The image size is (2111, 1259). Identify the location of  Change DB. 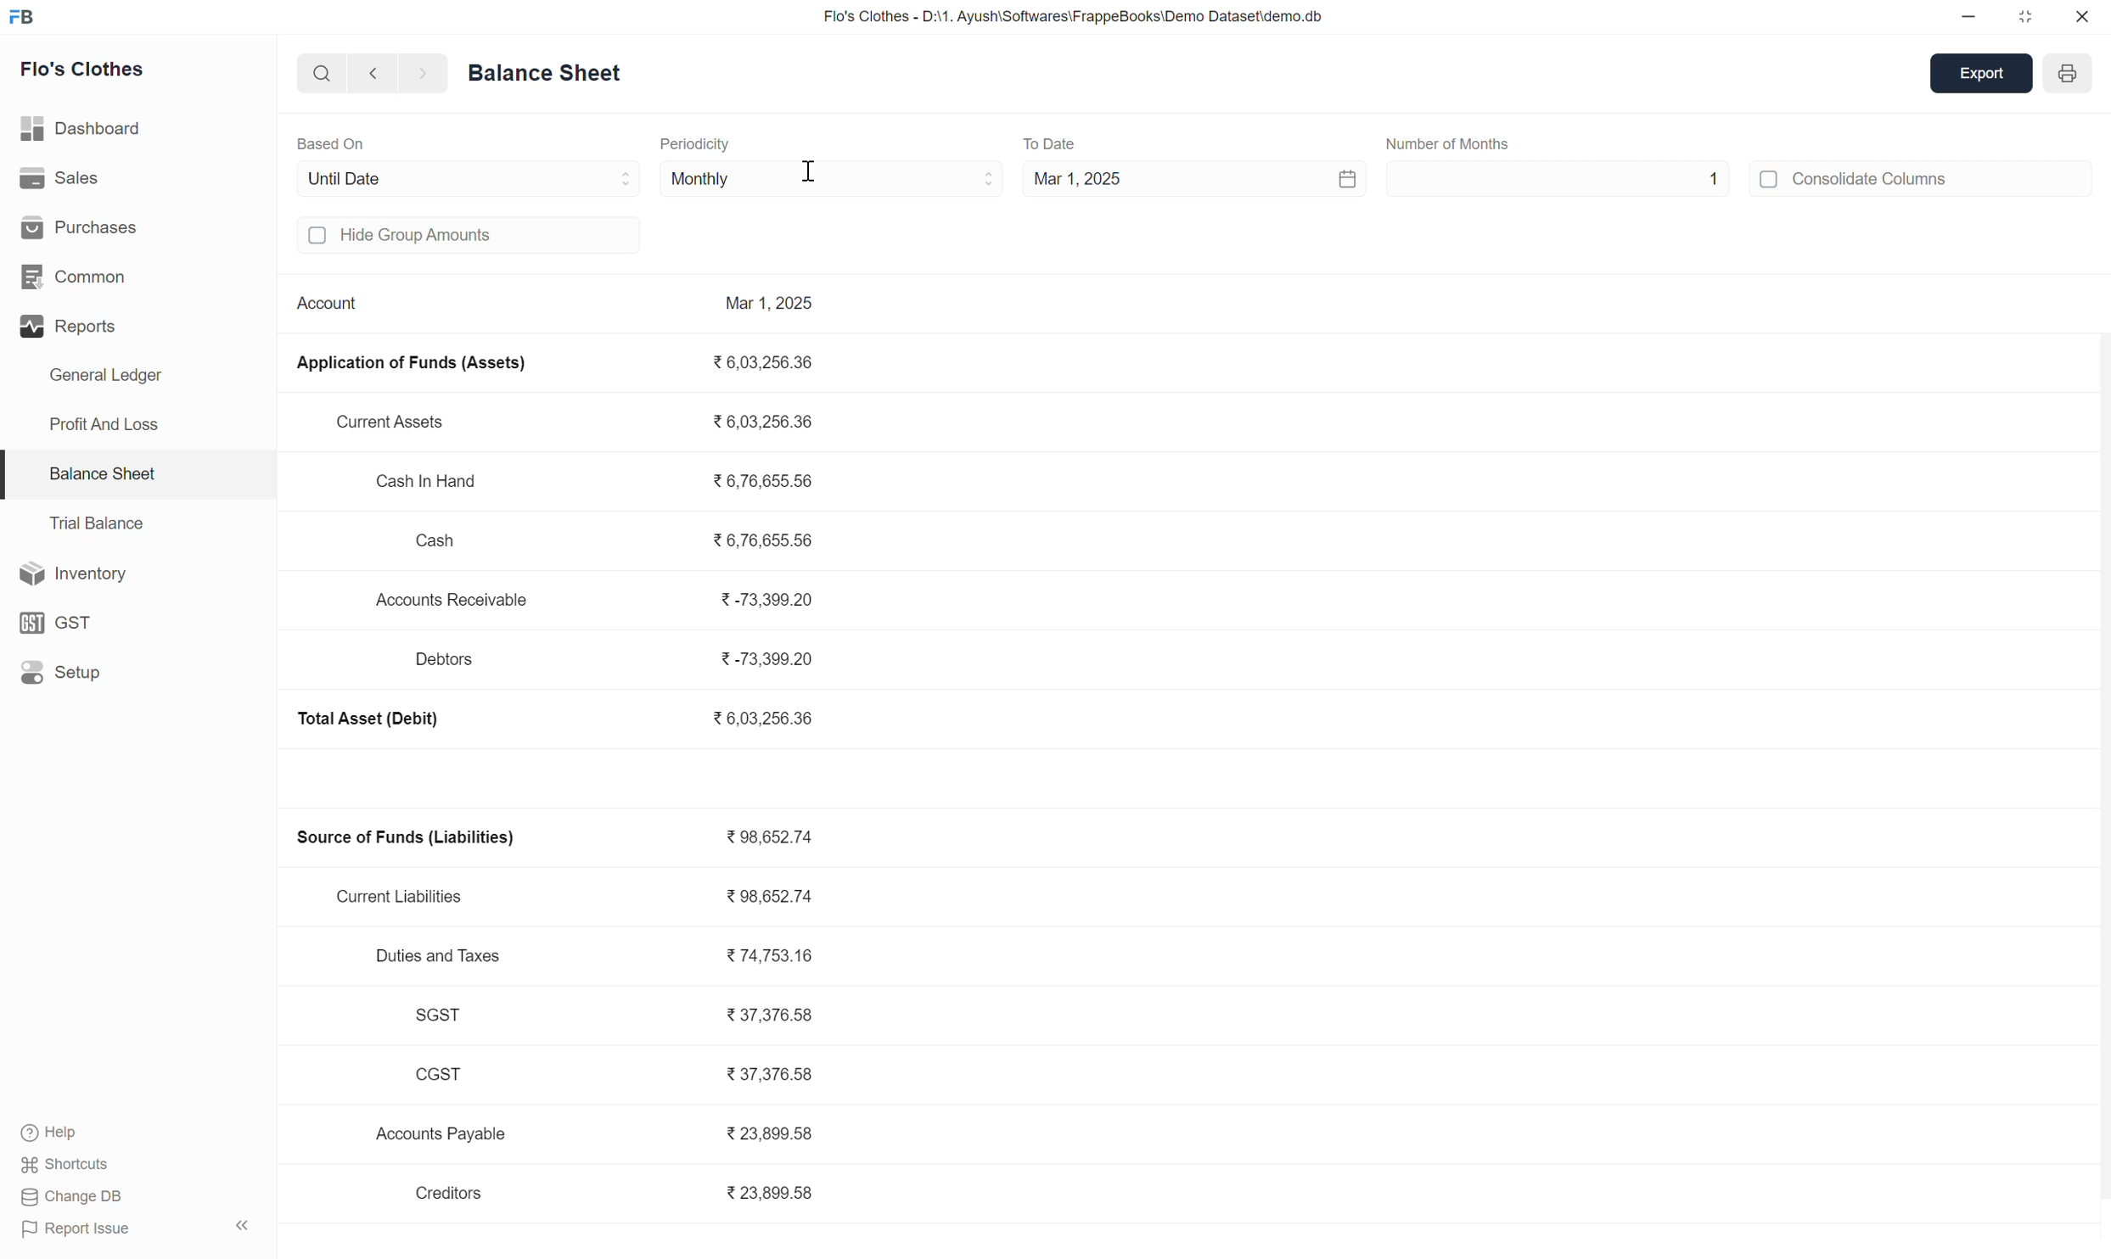
(69, 1200).